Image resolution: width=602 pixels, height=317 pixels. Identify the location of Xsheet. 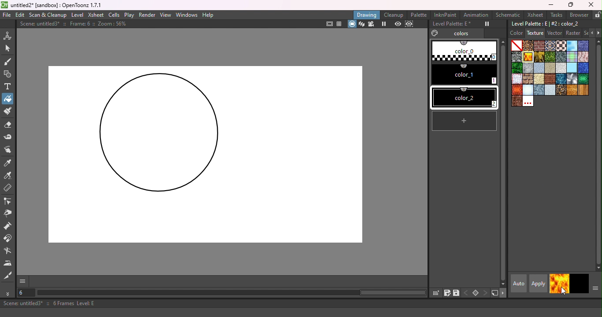
(96, 15).